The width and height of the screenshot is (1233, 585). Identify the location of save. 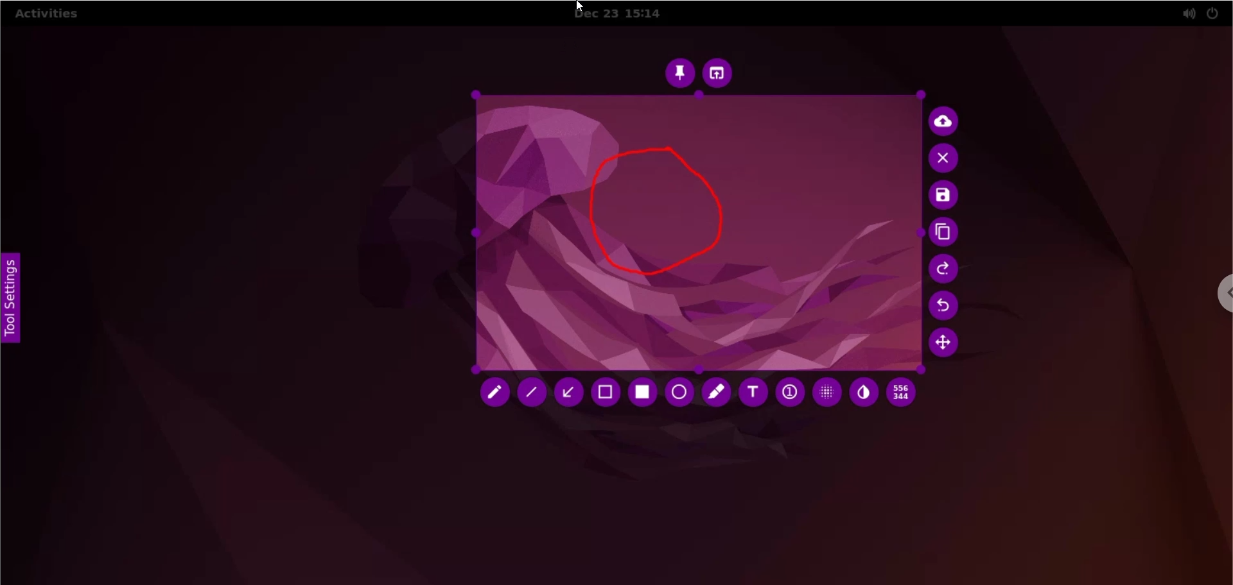
(947, 196).